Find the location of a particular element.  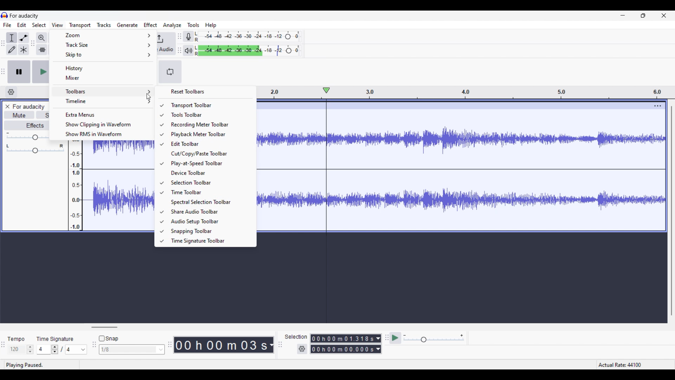

Reset toolbars is located at coordinates (205, 91).